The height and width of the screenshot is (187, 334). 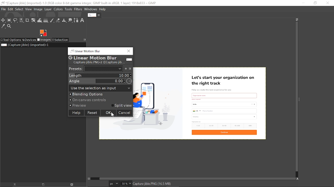 What do you see at coordinates (29, 9) in the screenshot?
I see `View` at bounding box center [29, 9].